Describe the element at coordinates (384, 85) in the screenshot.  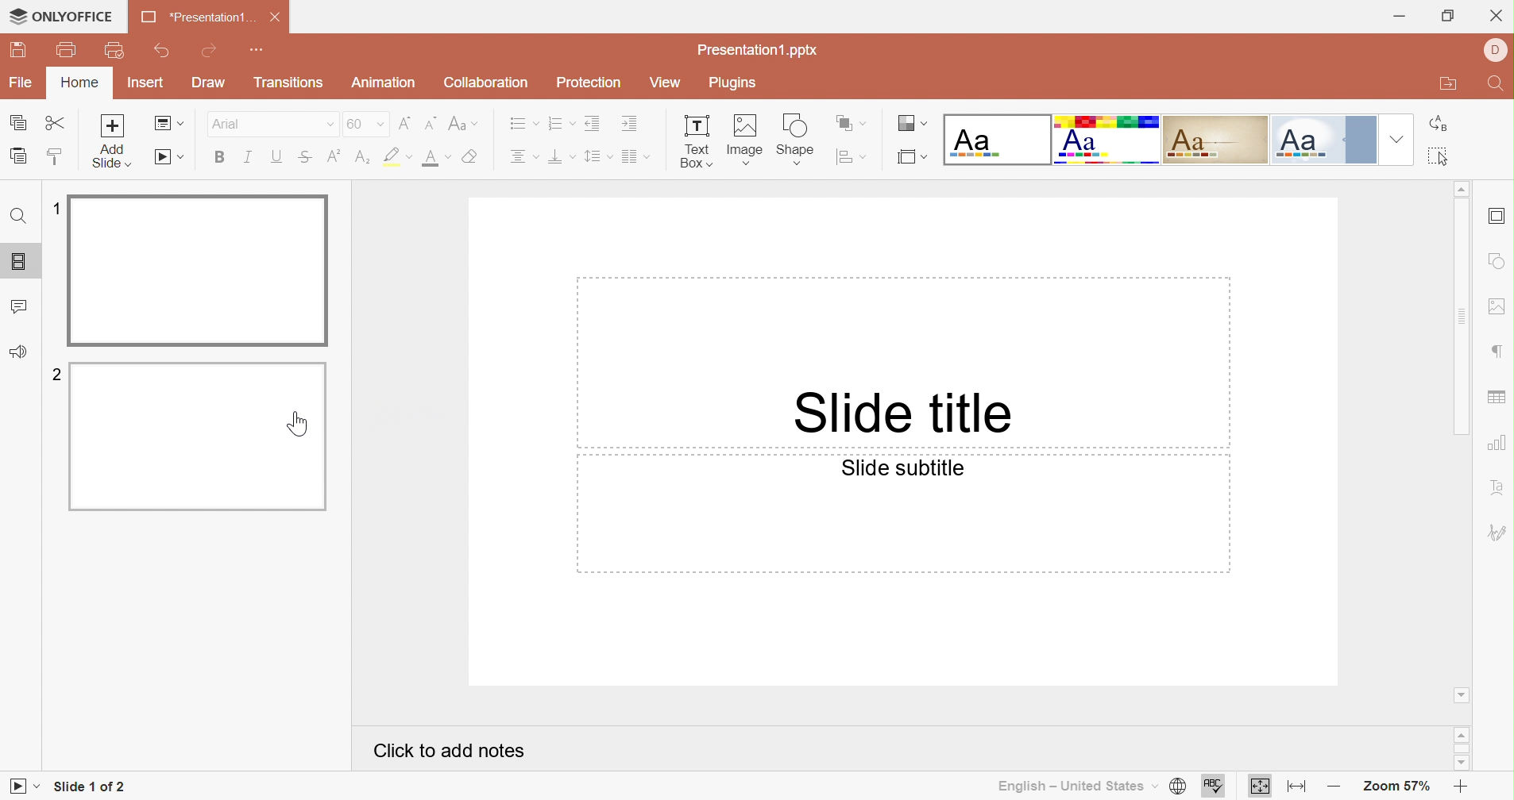
I see `Animation` at that location.